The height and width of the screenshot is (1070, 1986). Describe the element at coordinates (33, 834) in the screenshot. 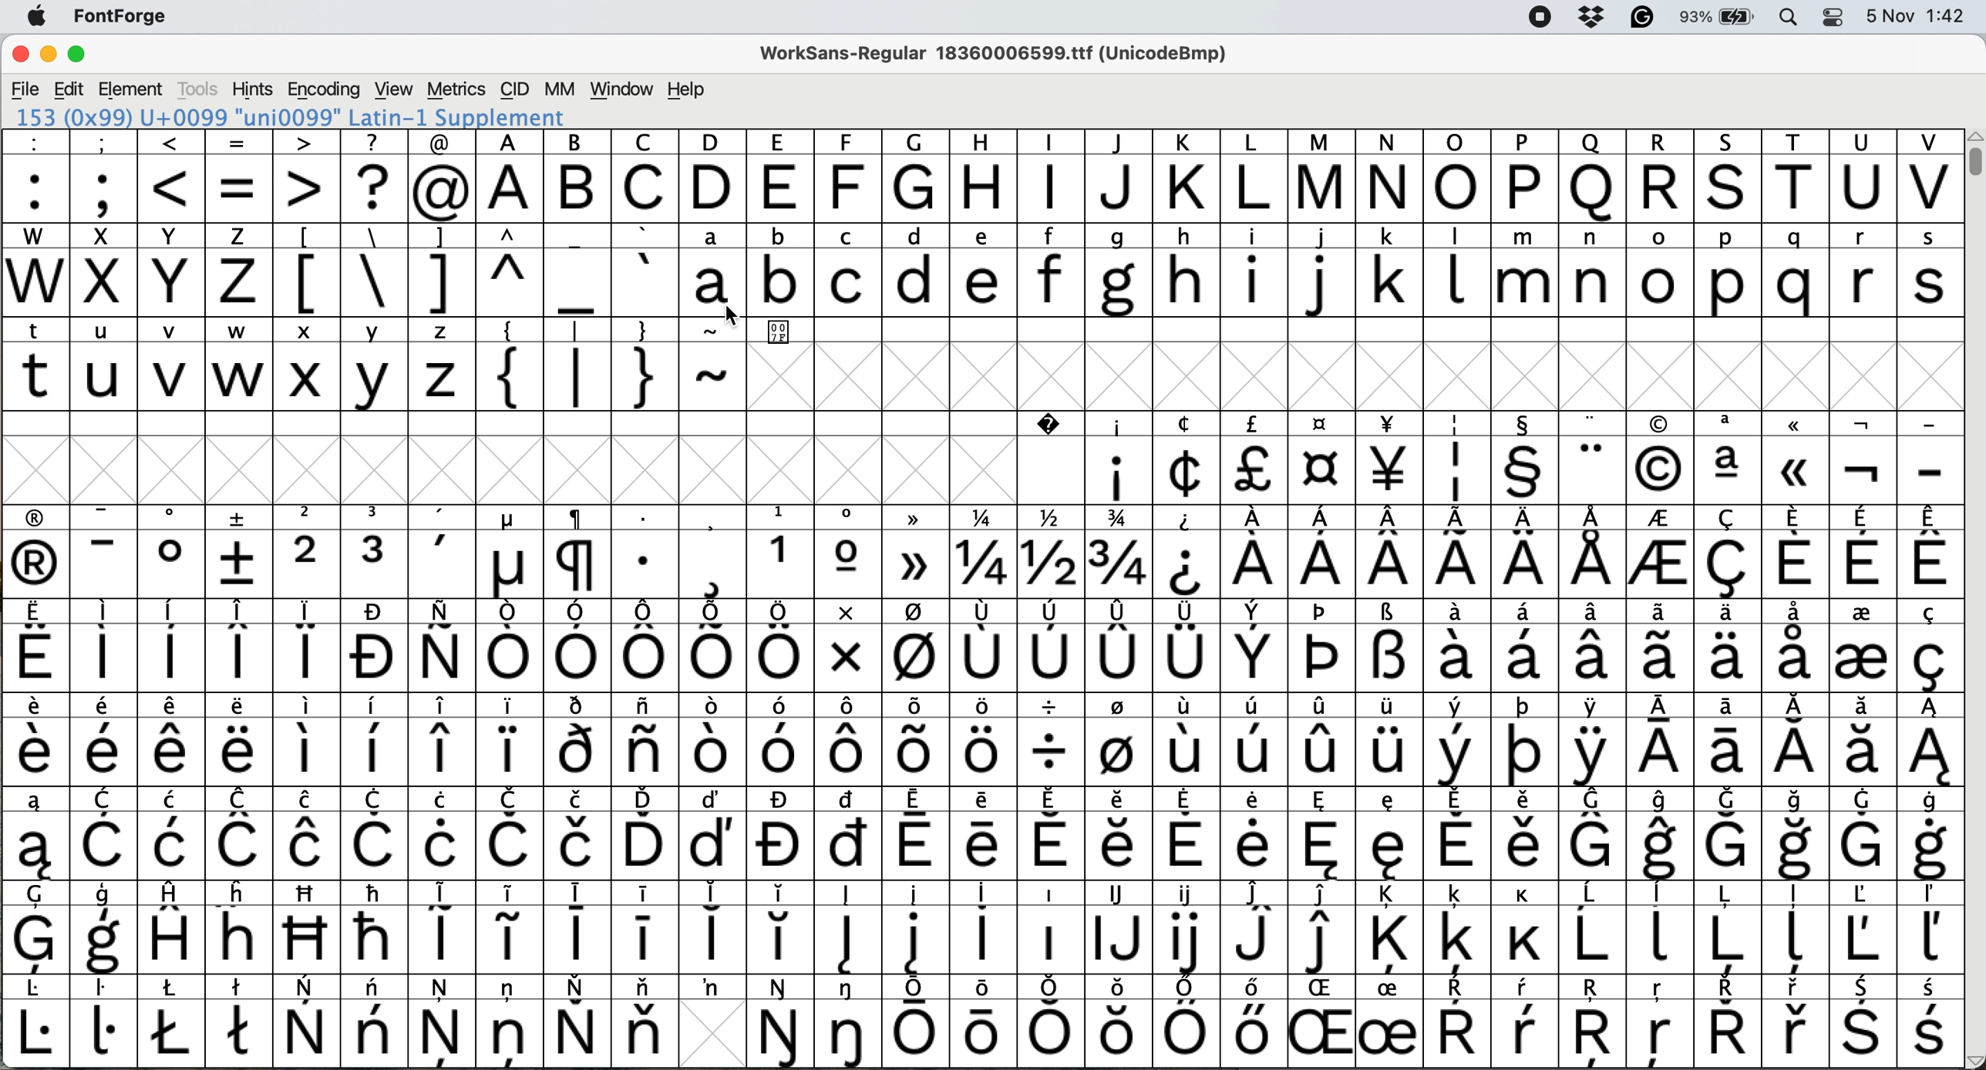

I see `symbol` at that location.